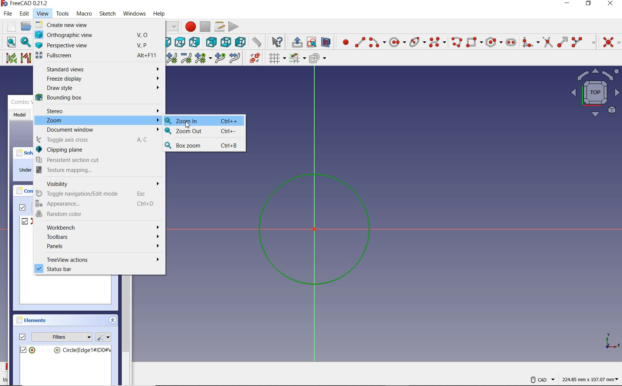 Image resolution: width=622 pixels, height=386 pixels. What do you see at coordinates (103, 79) in the screenshot?
I see `Freeze display` at bounding box center [103, 79].